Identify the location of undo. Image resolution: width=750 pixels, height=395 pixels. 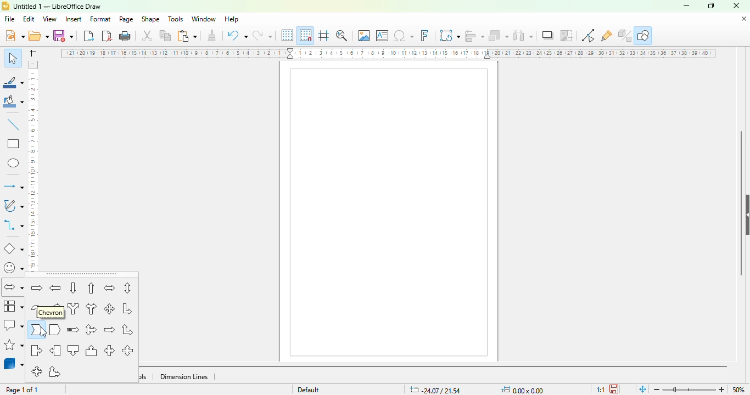
(237, 35).